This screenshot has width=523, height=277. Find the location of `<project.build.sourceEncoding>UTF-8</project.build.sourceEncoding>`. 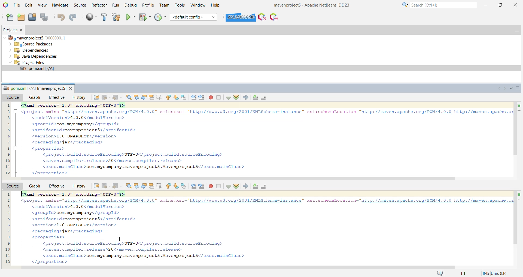

<project.build.sourceEncoding>UTF-8</project.build.sourceEncoding> is located at coordinates (135, 154).